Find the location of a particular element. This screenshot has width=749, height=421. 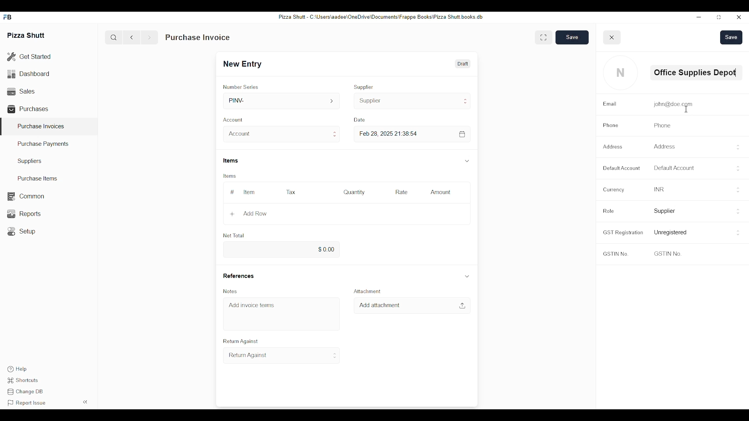

Email is located at coordinates (610, 104).